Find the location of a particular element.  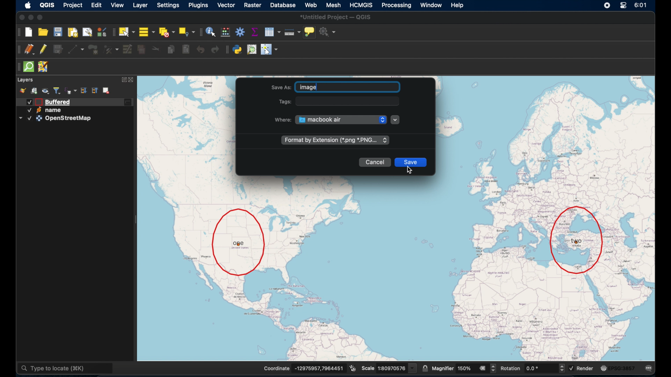

typed "image" in save as name input field is located at coordinates (348, 88).